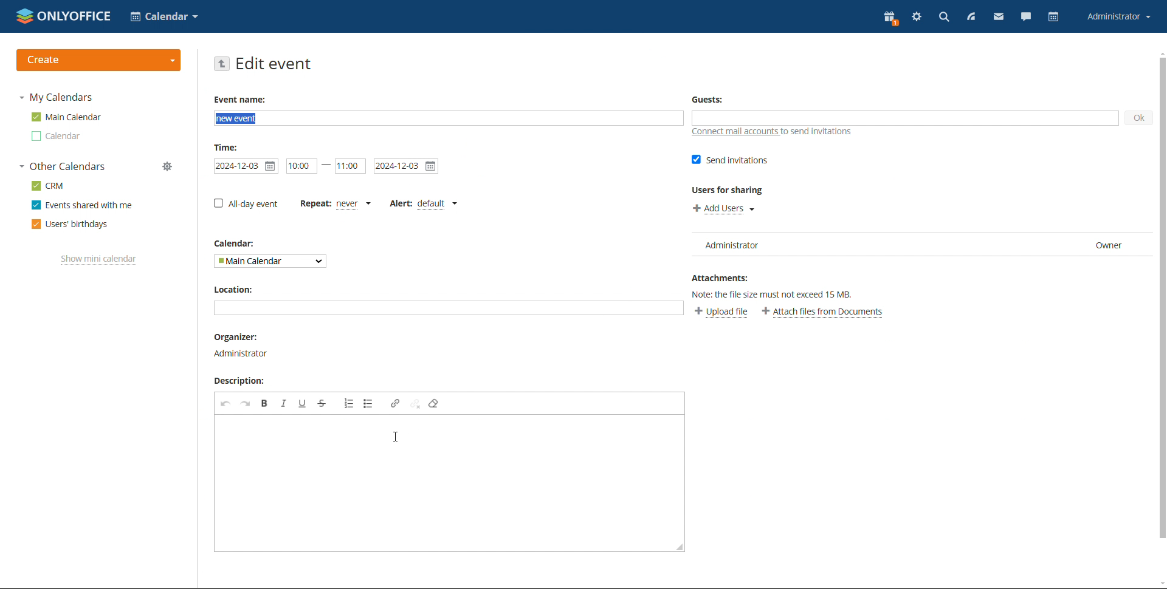 Image resolution: width=1167 pixels, height=589 pixels. What do you see at coordinates (48, 185) in the screenshot?
I see `crm` at bounding box center [48, 185].